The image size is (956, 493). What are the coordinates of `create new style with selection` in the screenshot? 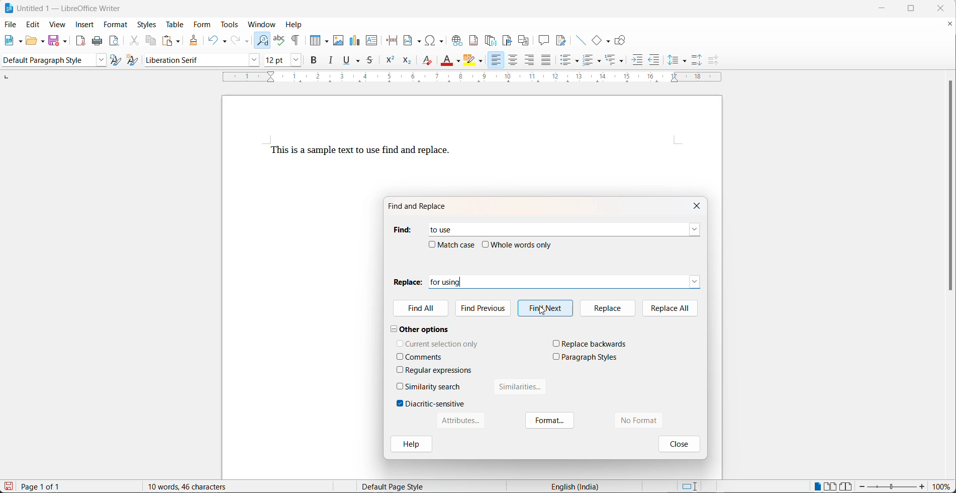 It's located at (134, 60).